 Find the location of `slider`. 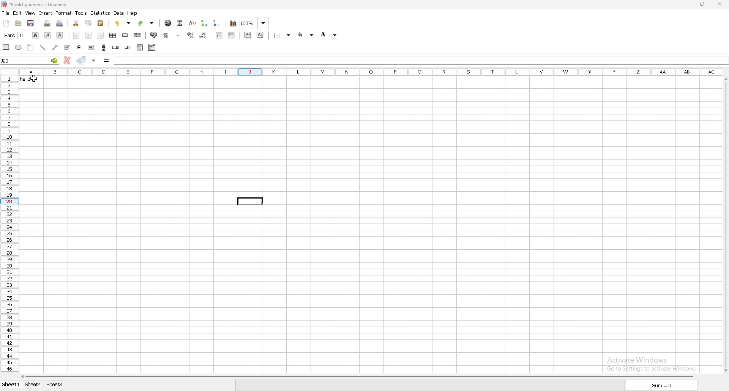

slider is located at coordinates (128, 48).